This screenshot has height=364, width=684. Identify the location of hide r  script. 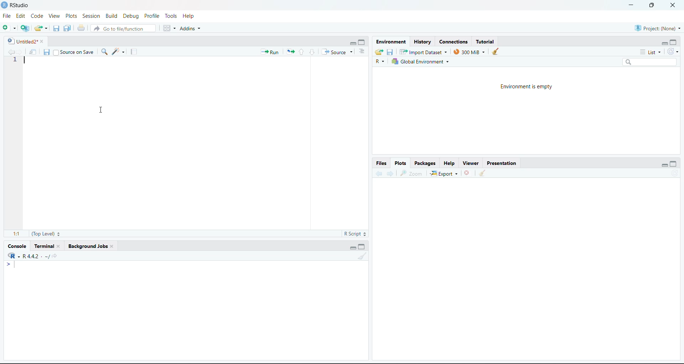
(662, 43).